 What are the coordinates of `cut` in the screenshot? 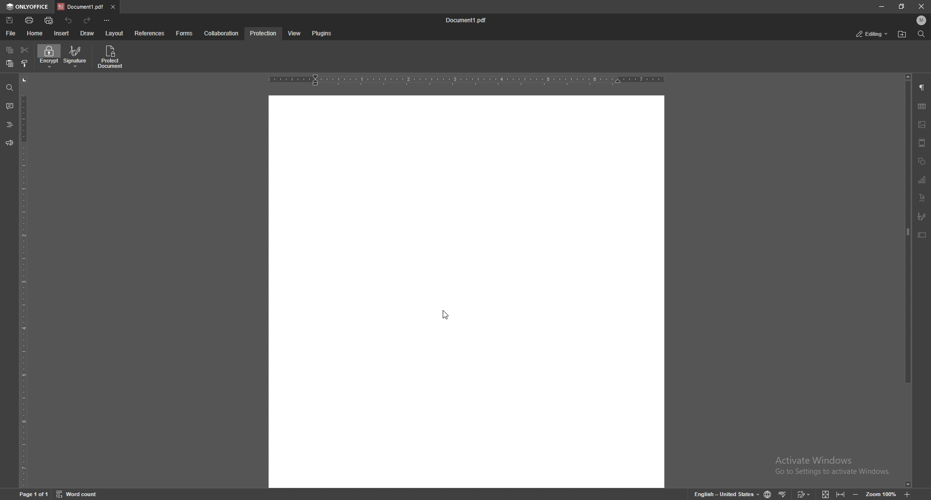 It's located at (24, 49).